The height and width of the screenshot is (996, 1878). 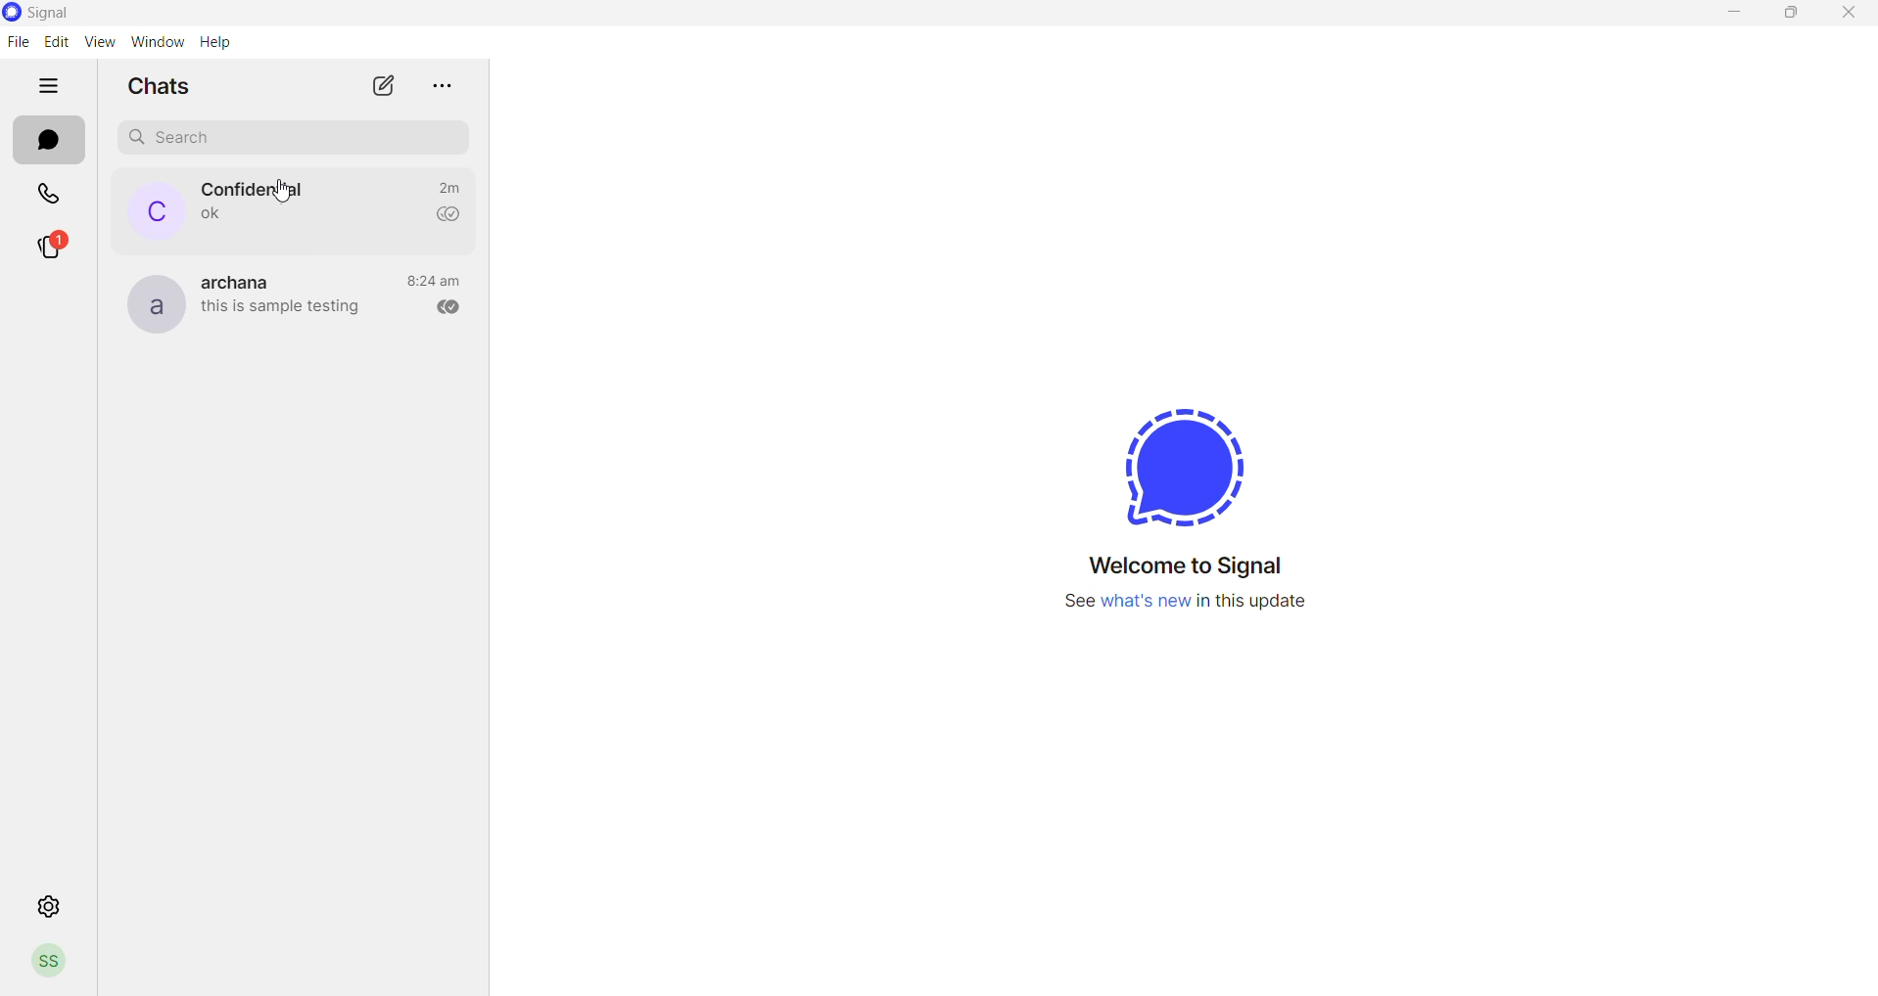 I want to click on chats, so click(x=52, y=141).